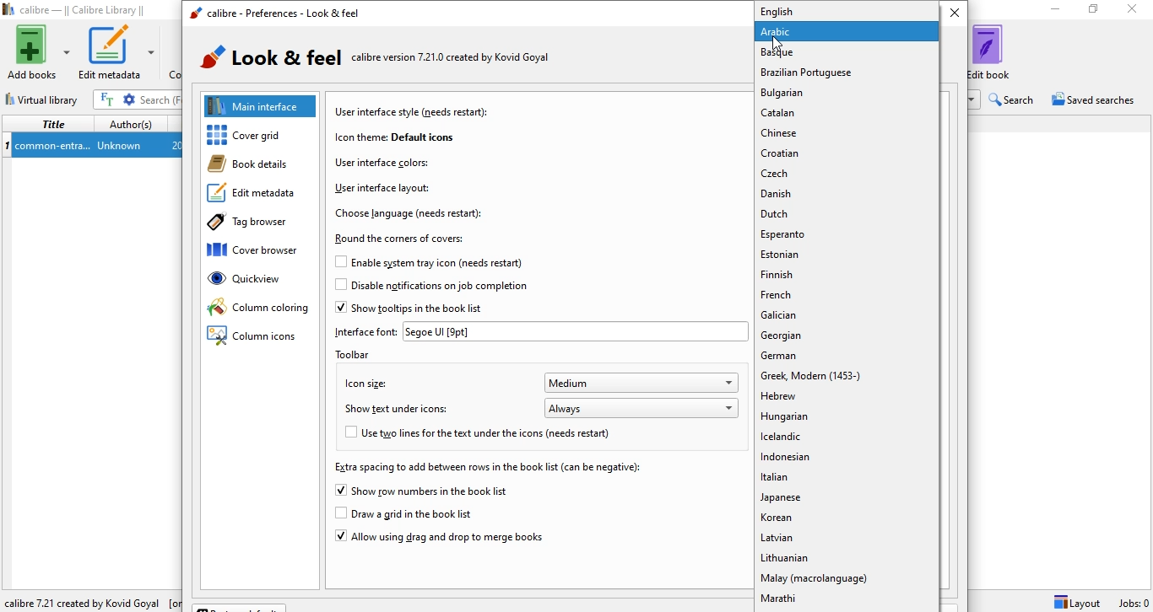  I want to click on marathi, so click(845, 602).